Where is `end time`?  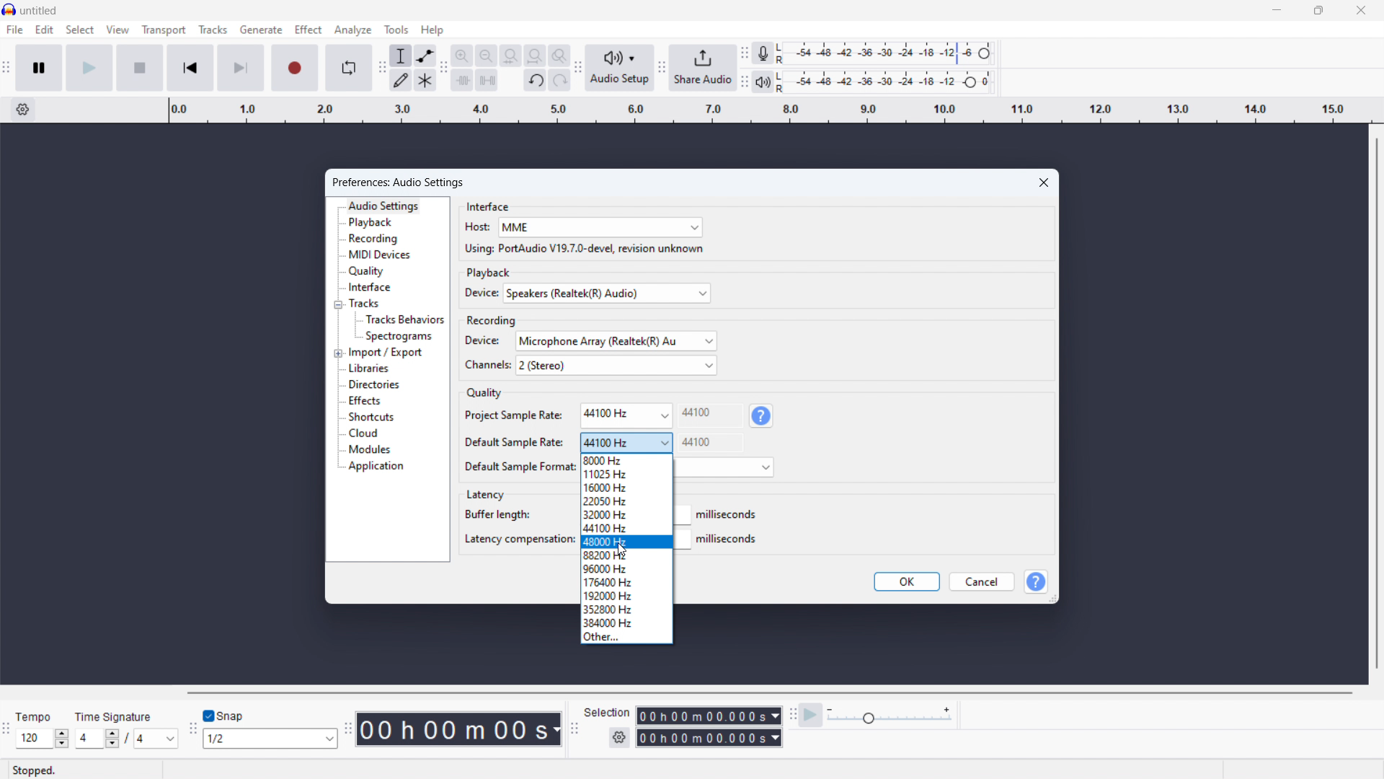 end time is located at coordinates (709, 739).